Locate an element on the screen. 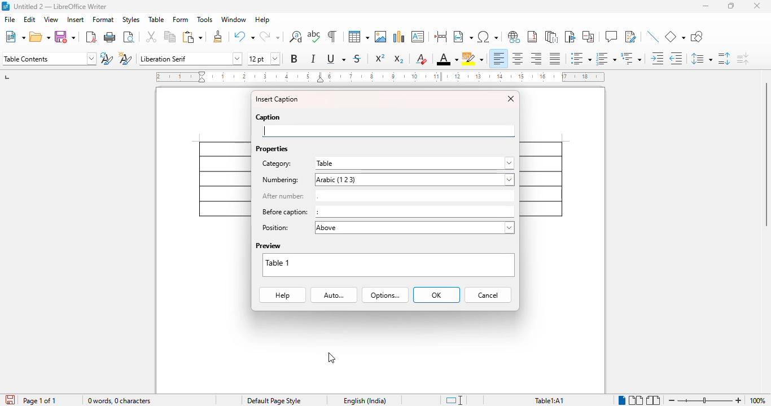  single-page view is located at coordinates (623, 400).